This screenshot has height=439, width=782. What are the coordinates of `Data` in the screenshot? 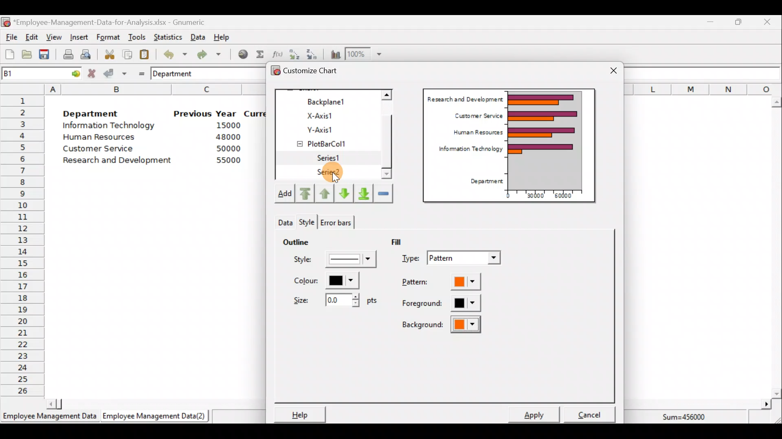 It's located at (198, 37).